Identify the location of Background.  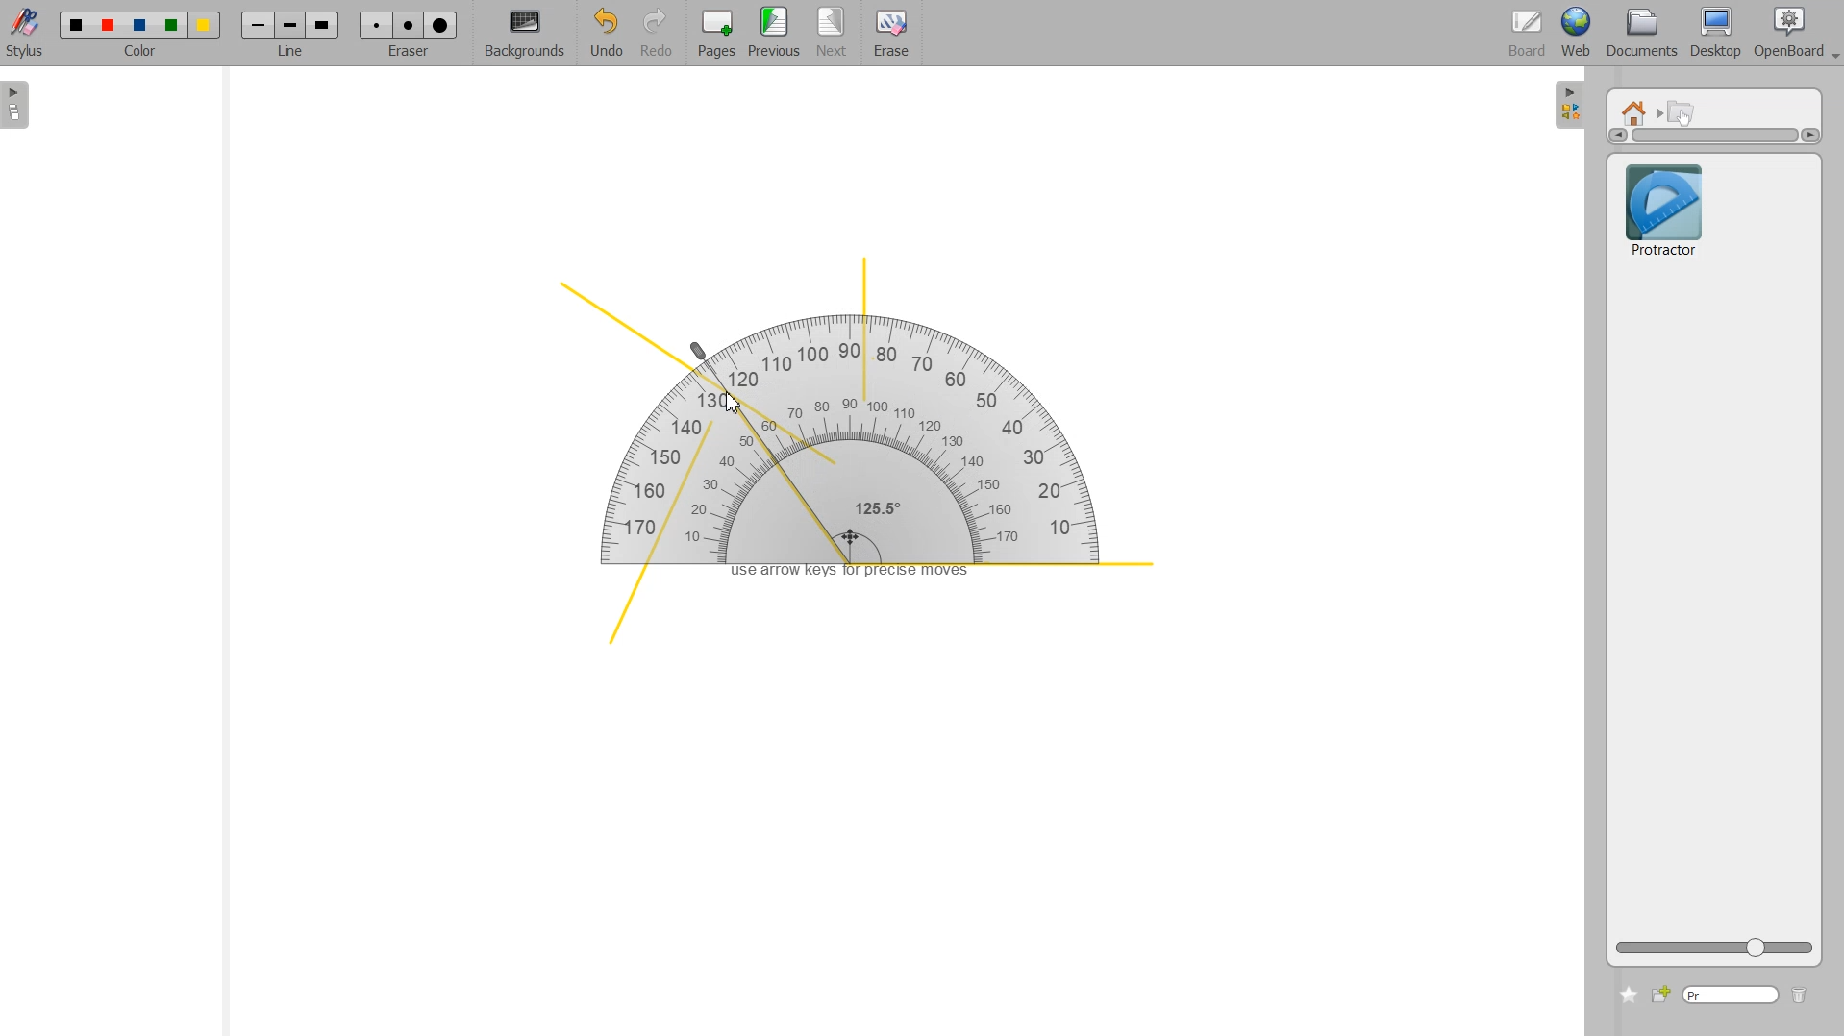
(525, 35).